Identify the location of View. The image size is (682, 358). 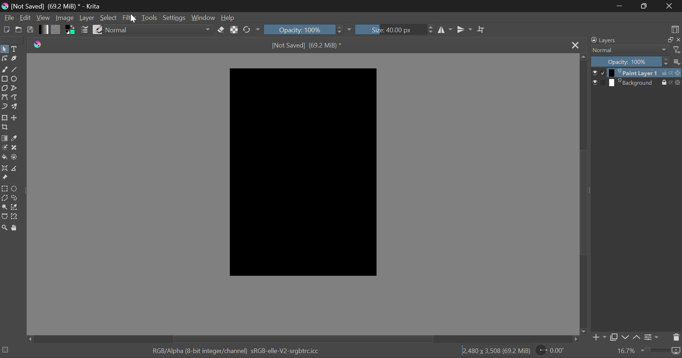
(43, 18).